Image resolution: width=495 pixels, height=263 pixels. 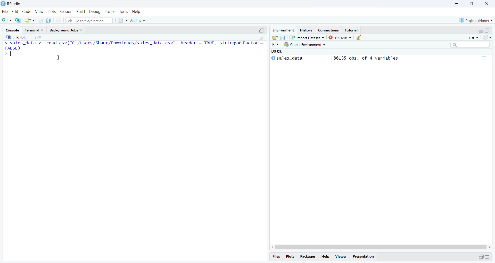 I want to click on Maximize, so click(x=261, y=30).